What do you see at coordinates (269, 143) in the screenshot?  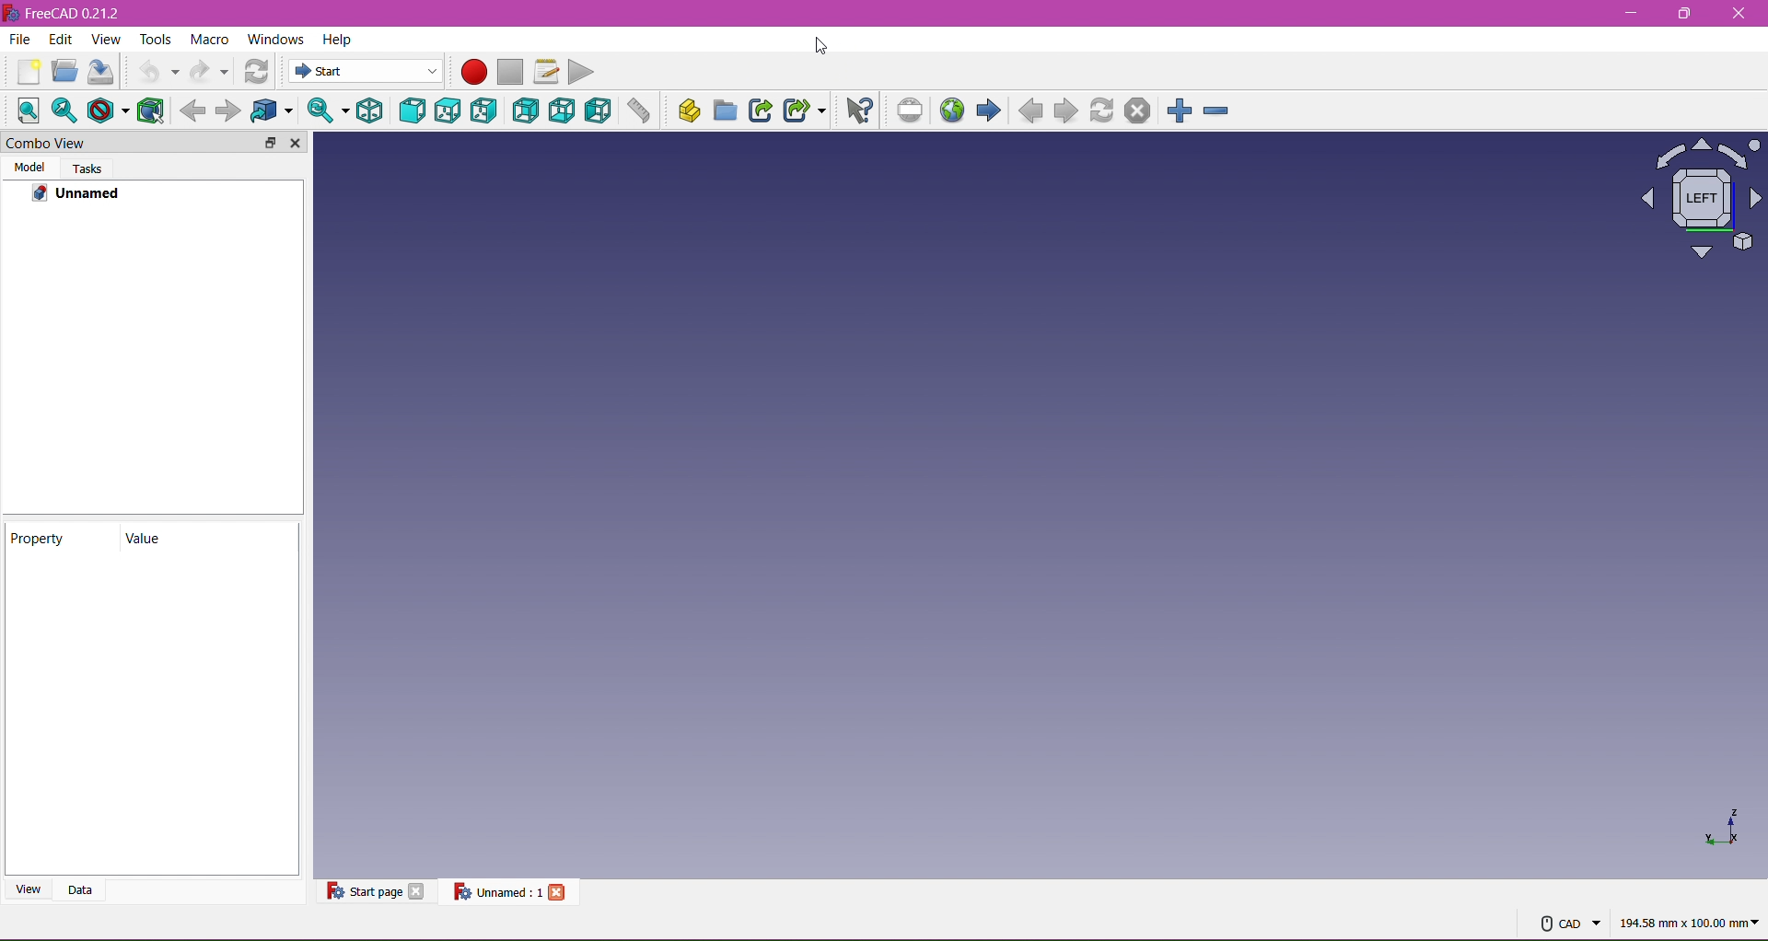 I see `Maximize` at bounding box center [269, 143].